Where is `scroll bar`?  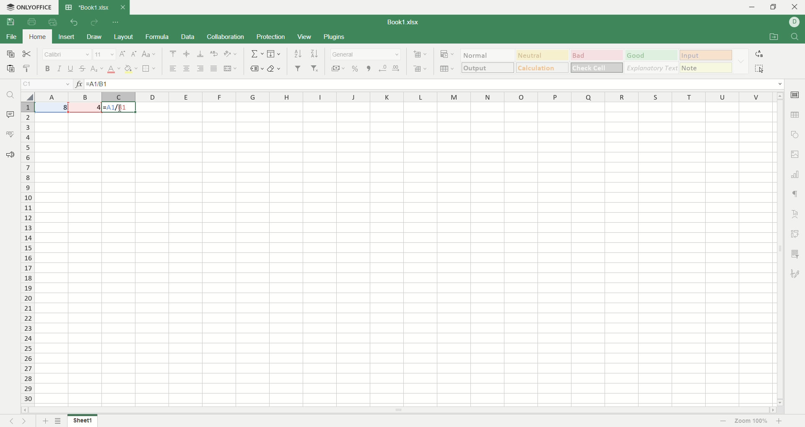
scroll bar is located at coordinates (397, 411).